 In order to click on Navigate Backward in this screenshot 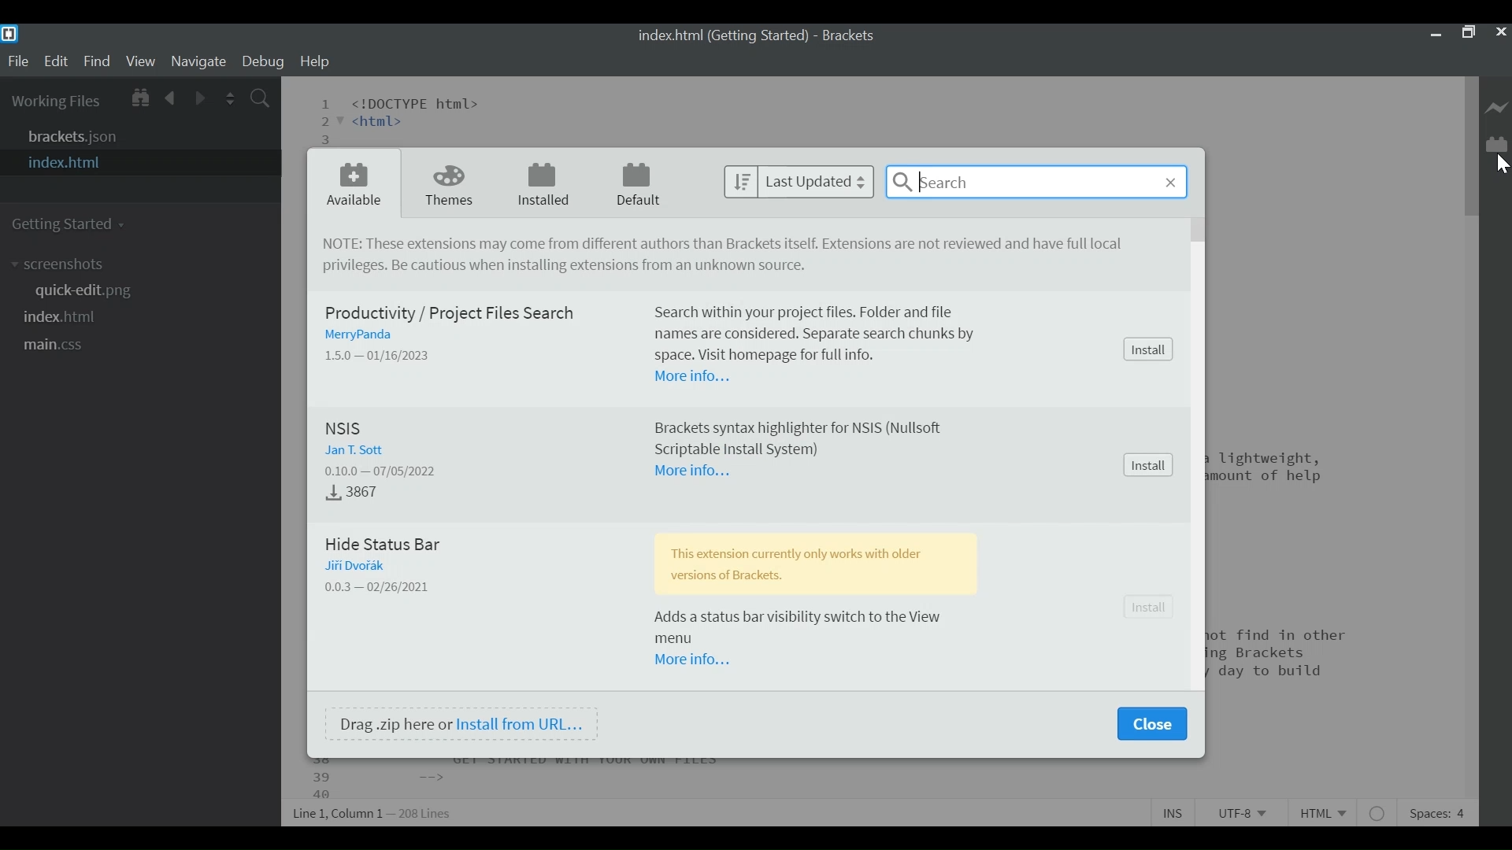, I will do `click(172, 98)`.